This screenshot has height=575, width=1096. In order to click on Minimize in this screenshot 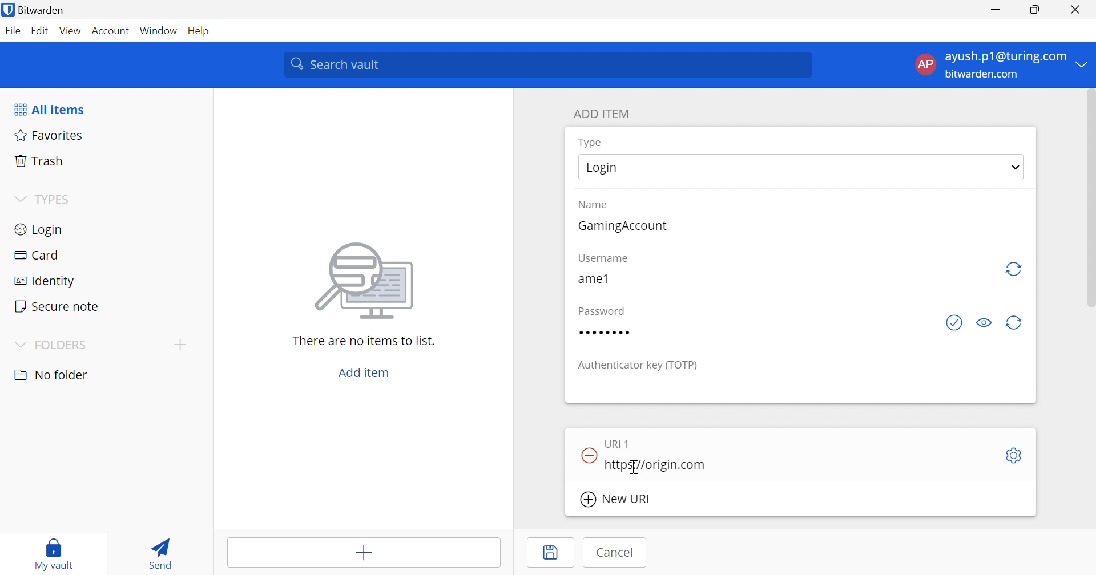, I will do `click(996, 10)`.